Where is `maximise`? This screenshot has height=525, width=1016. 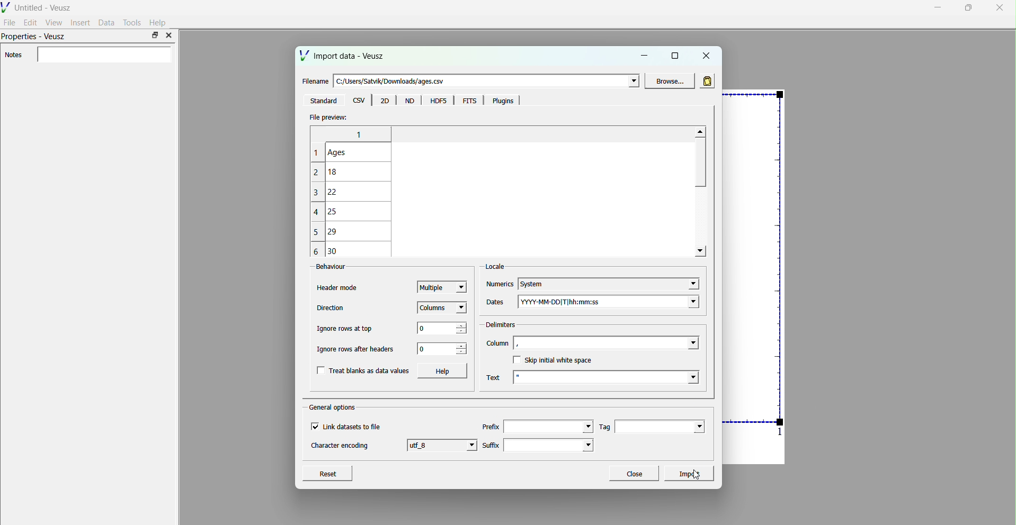
maximise is located at coordinates (675, 55).